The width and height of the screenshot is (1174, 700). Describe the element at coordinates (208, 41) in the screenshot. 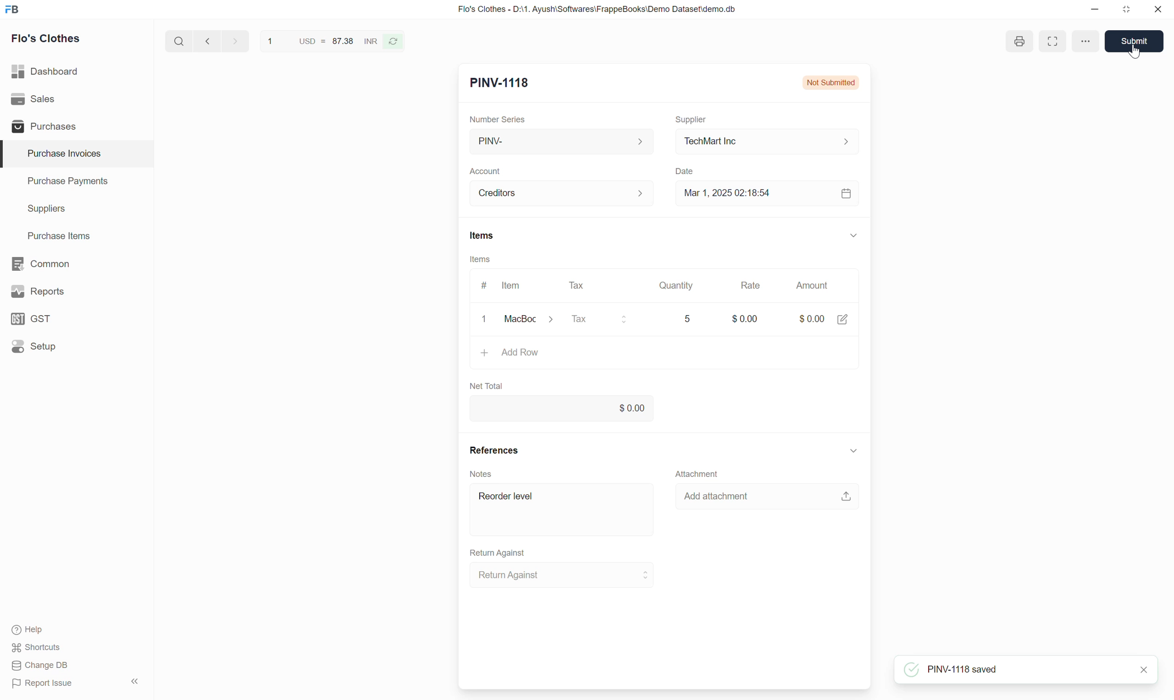

I see `Previous` at that location.